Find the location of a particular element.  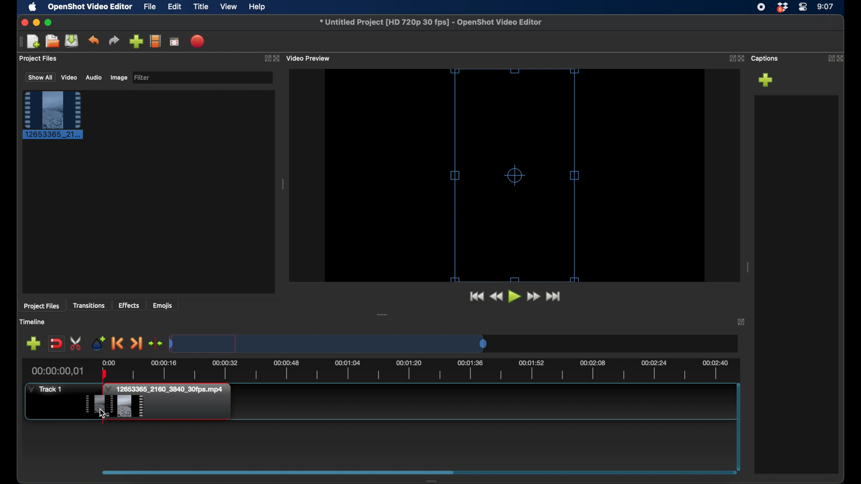

close is located at coordinates (23, 22).